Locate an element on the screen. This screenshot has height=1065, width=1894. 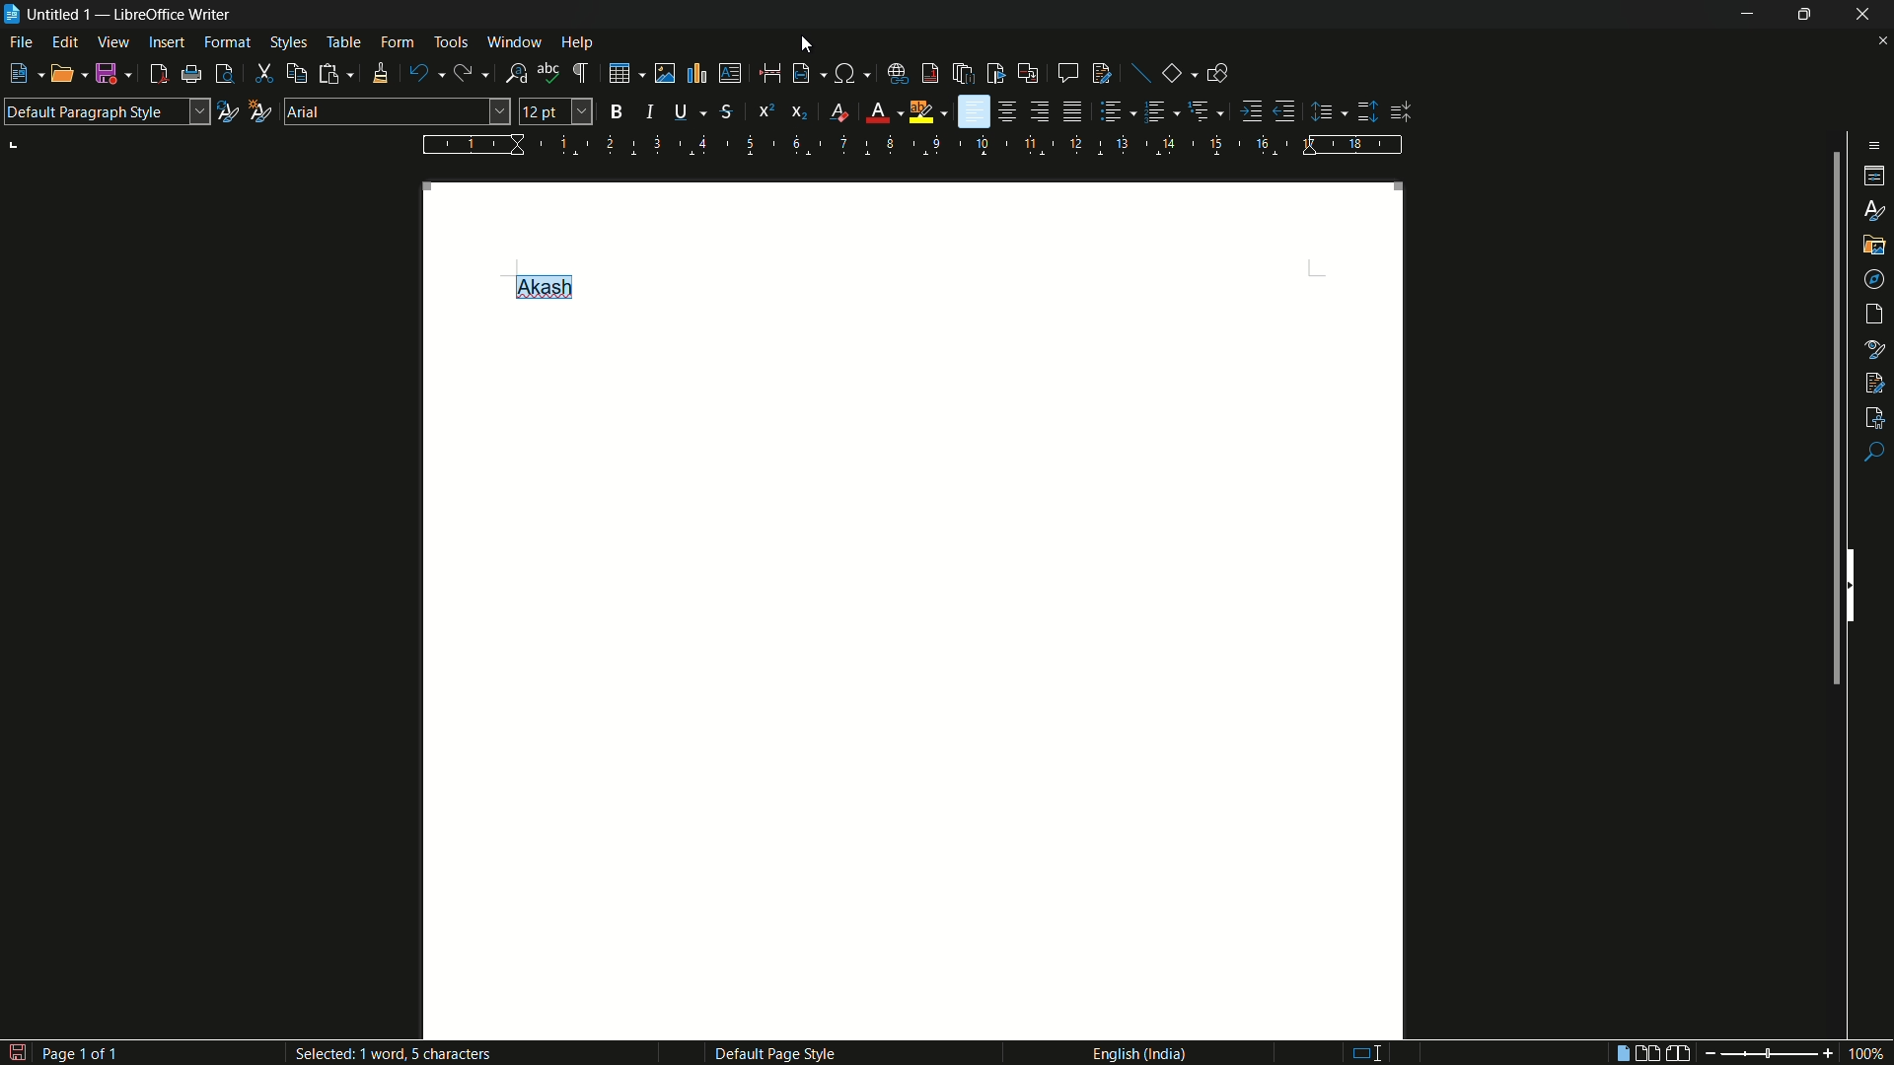
view menu is located at coordinates (113, 42).